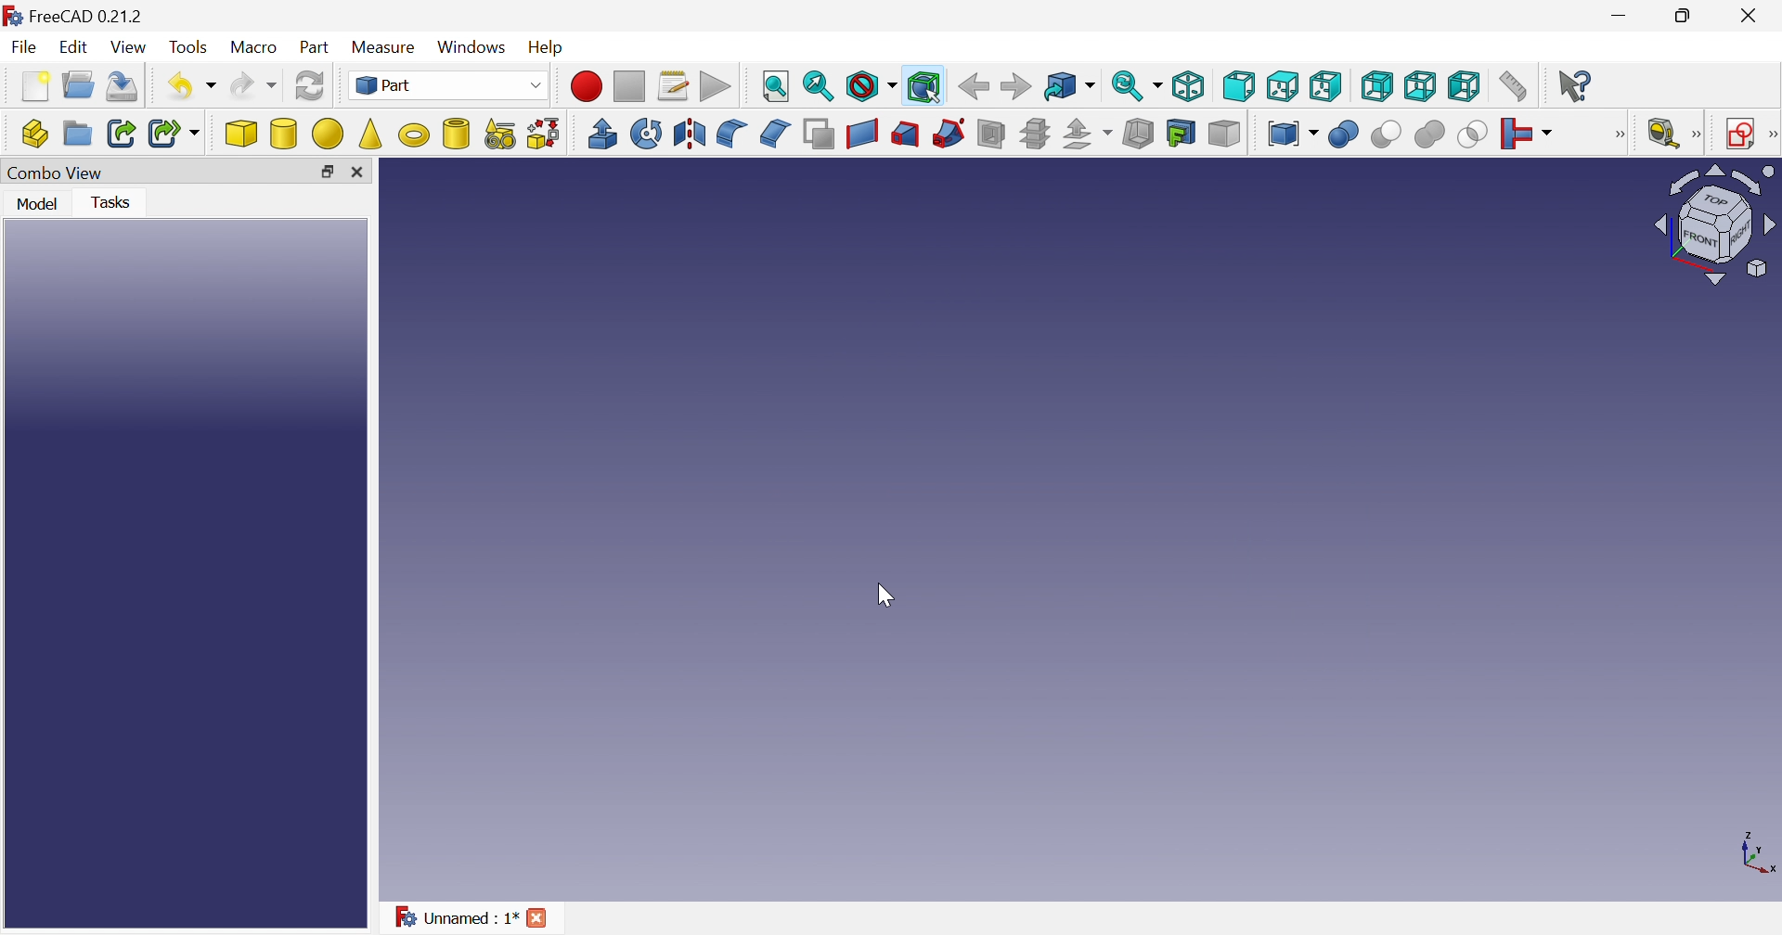  Describe the element at coordinates (35, 202) in the screenshot. I see `Model` at that location.